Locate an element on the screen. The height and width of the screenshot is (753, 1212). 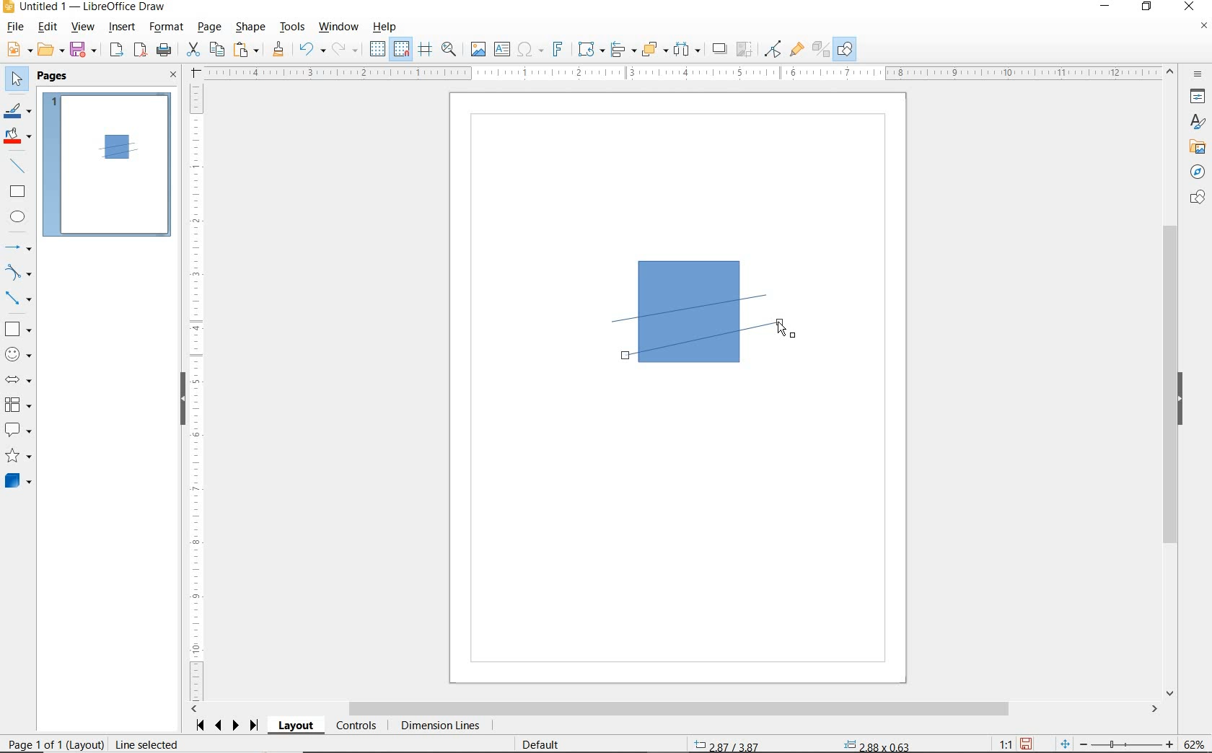
PAGES is located at coordinates (54, 77).